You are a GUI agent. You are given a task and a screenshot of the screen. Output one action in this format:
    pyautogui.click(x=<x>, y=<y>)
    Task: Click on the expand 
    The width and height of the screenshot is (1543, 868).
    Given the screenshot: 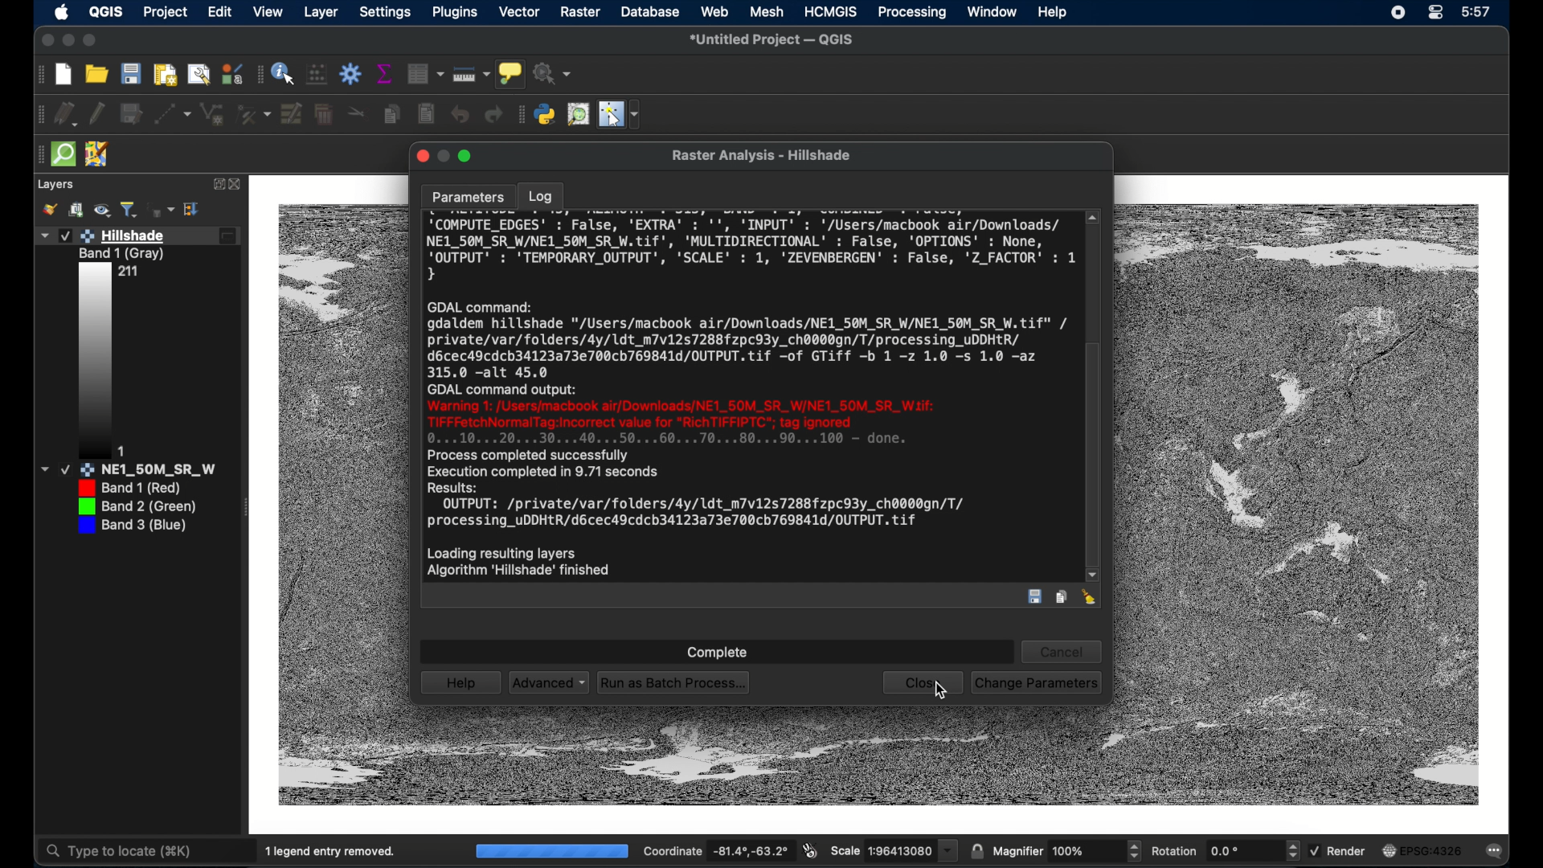 What is the action you would take?
    pyautogui.click(x=217, y=184)
    